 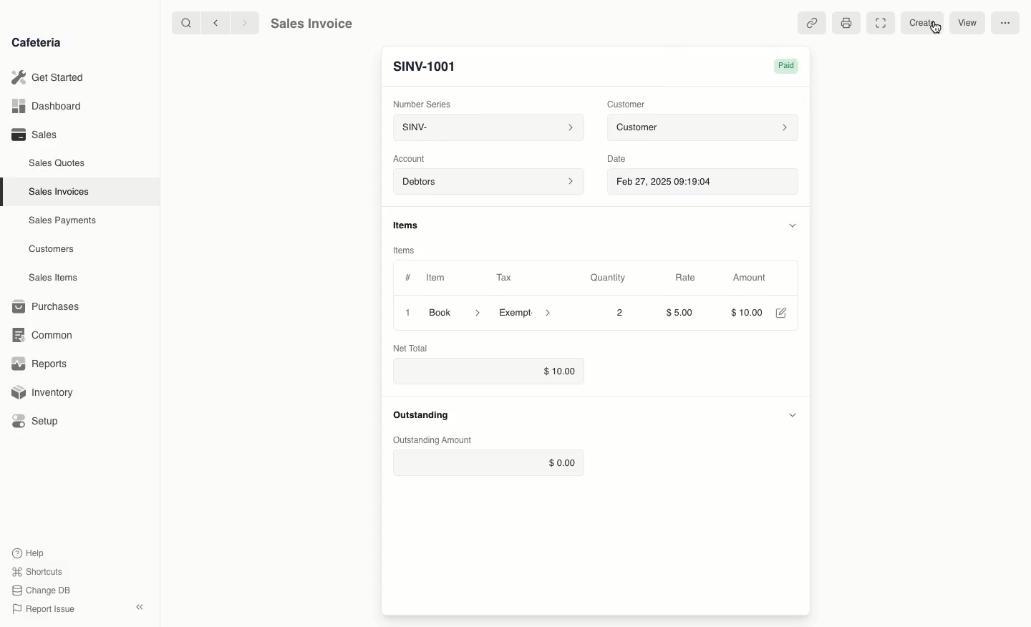 What do you see at coordinates (415, 348) in the screenshot?
I see `Net Total` at bounding box center [415, 348].